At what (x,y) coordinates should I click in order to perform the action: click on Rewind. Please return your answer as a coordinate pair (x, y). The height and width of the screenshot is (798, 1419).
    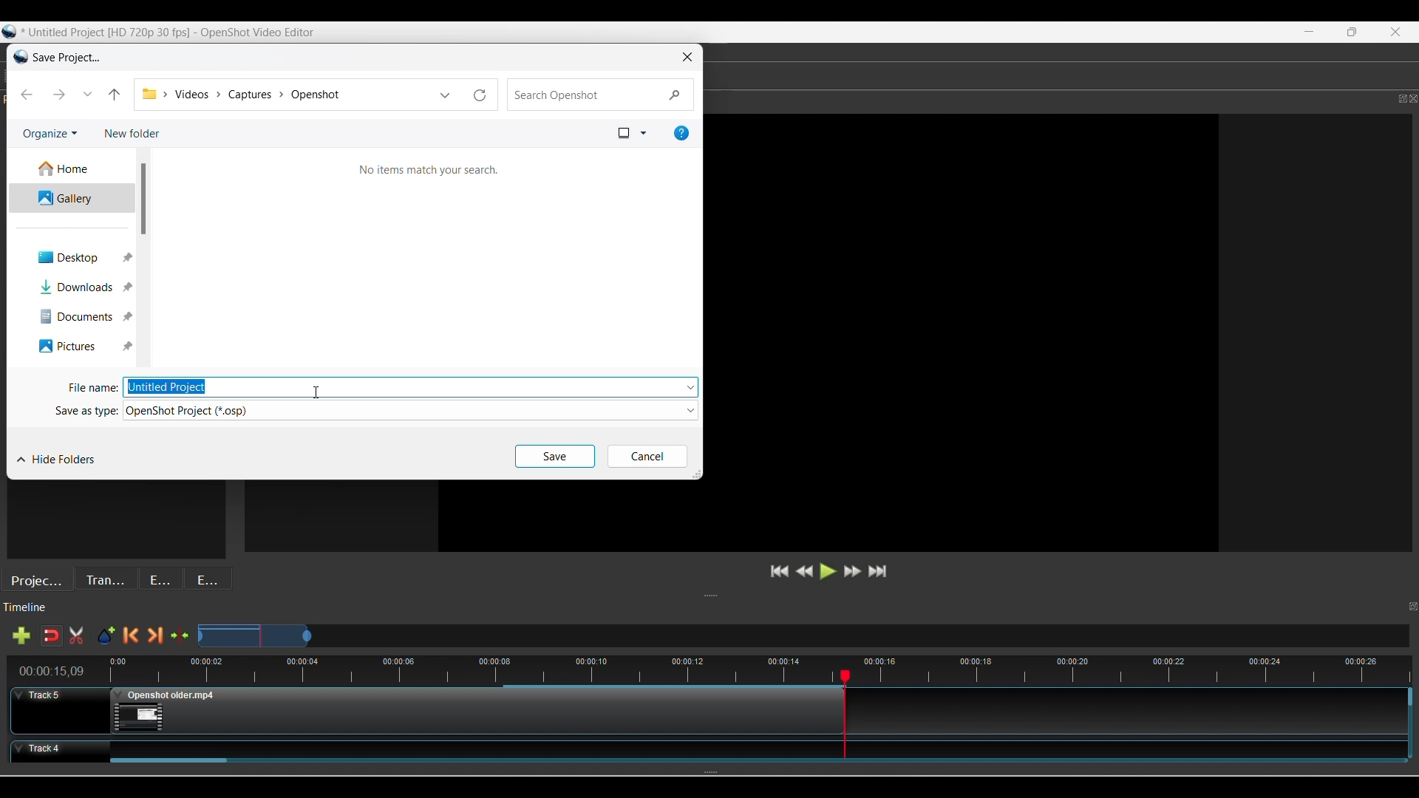
    Looking at the image, I should click on (805, 571).